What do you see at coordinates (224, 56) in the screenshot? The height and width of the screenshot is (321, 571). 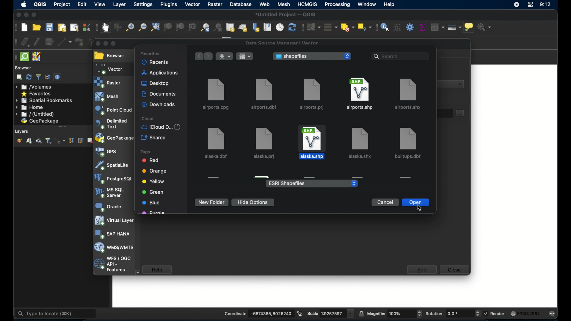 I see `show items as icons, list or gallery` at bounding box center [224, 56].